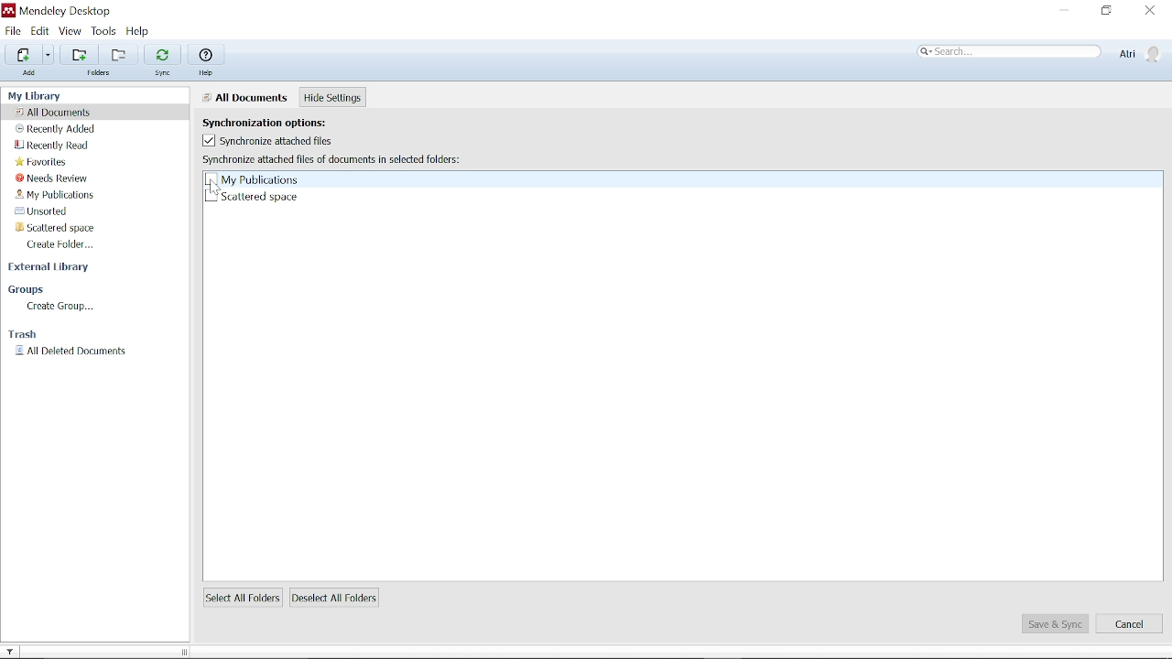 Image resolution: width=1172 pixels, height=659 pixels. Describe the element at coordinates (1138, 53) in the screenshot. I see `Profile` at that location.